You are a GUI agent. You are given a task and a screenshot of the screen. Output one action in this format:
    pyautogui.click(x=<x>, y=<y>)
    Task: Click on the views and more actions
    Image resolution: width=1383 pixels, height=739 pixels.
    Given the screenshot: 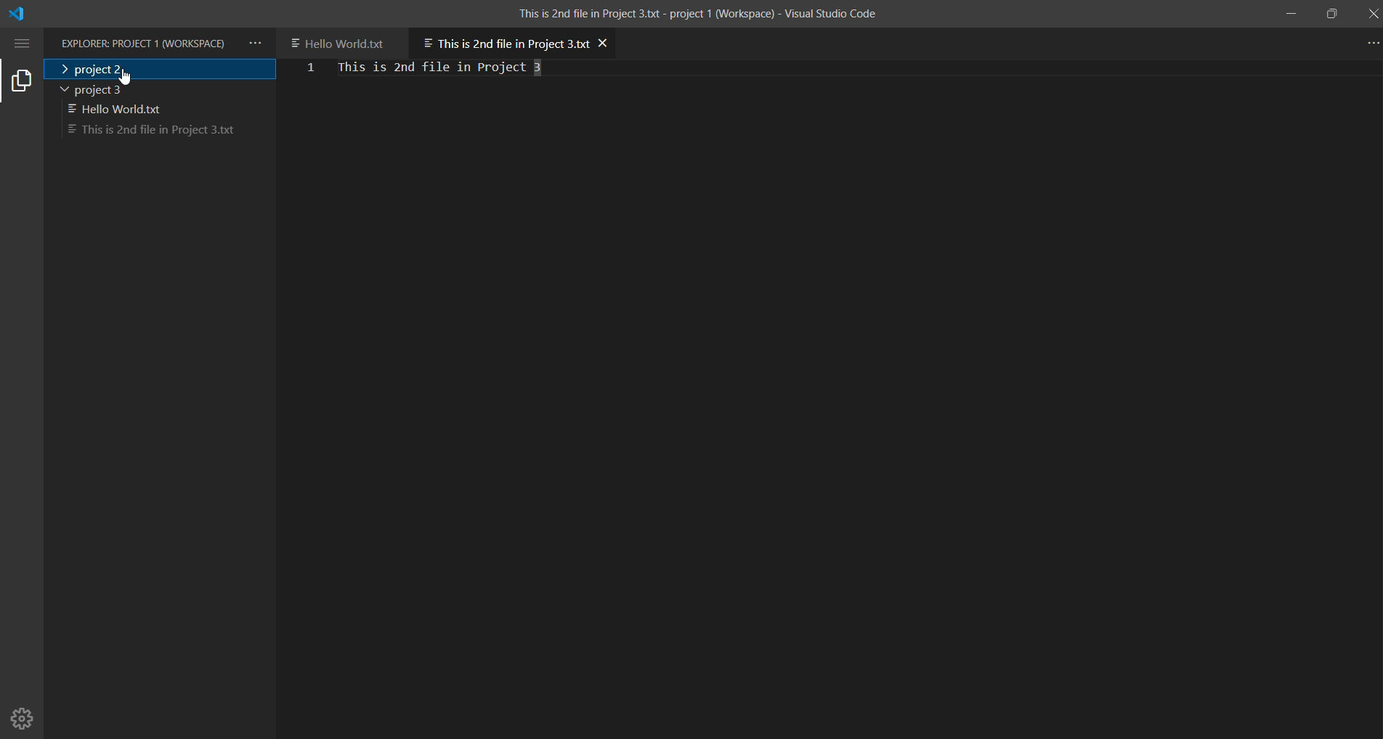 What is the action you would take?
    pyautogui.click(x=255, y=44)
    